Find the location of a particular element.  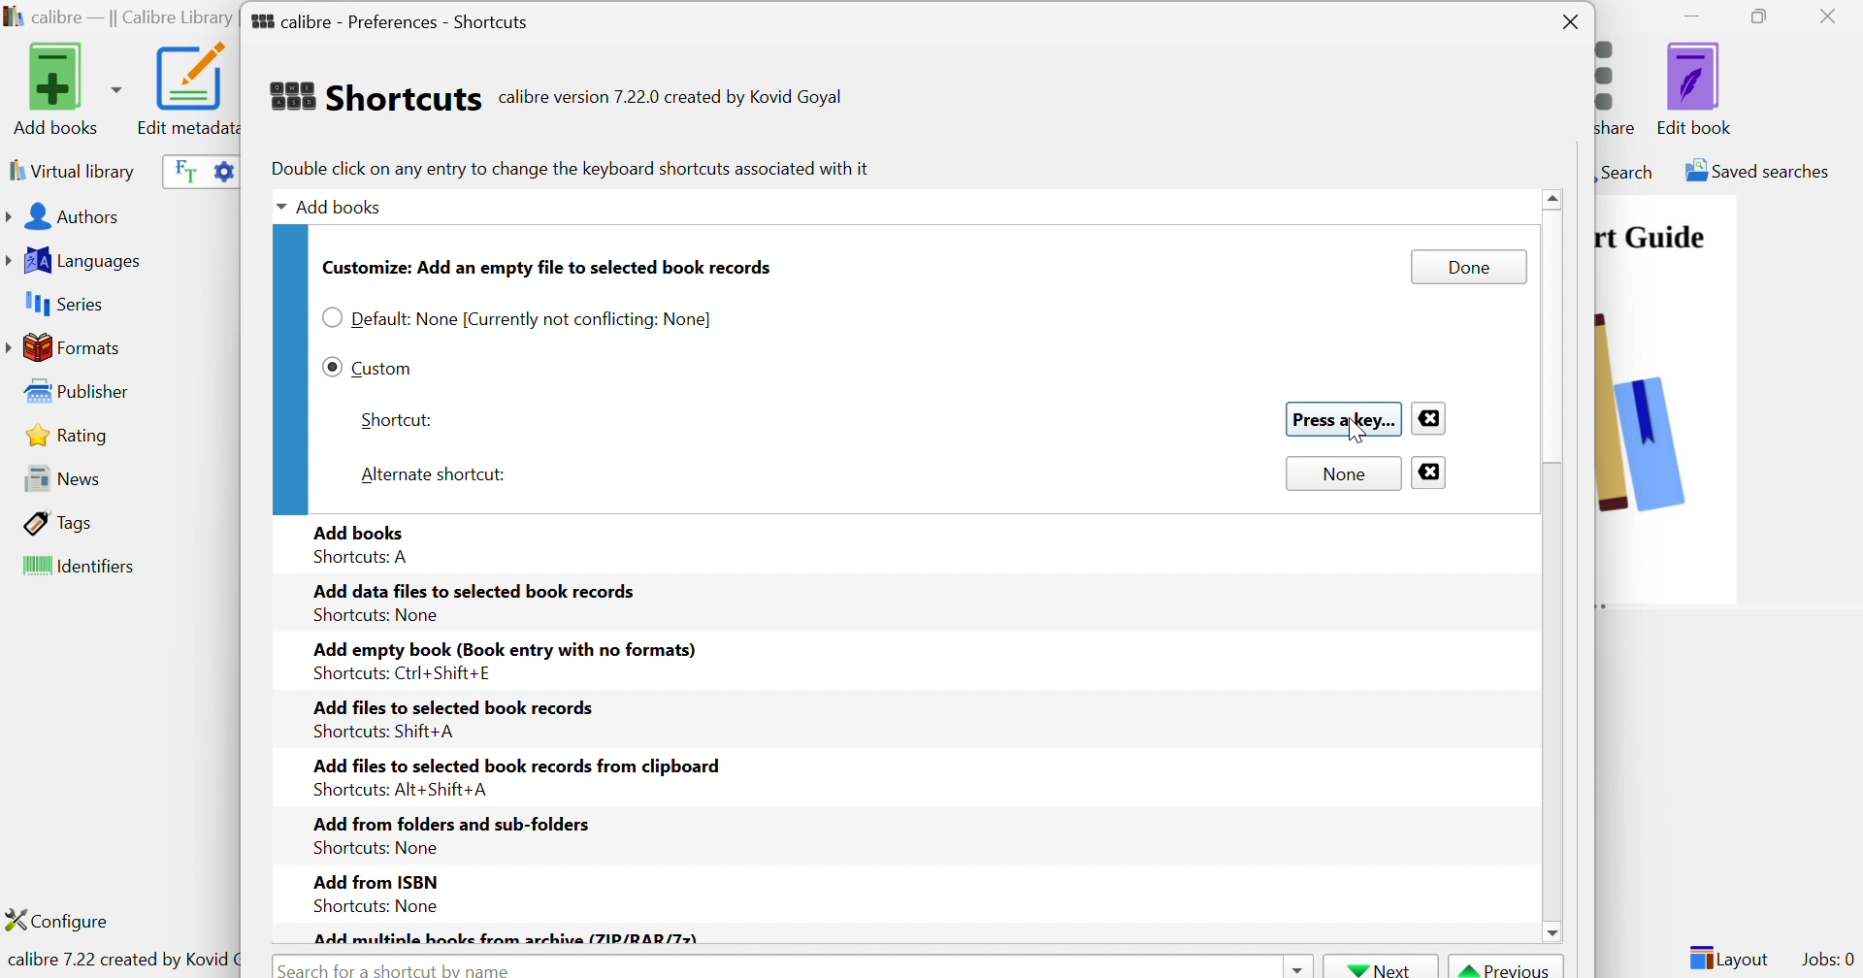

Drop Down is located at coordinates (1295, 966).